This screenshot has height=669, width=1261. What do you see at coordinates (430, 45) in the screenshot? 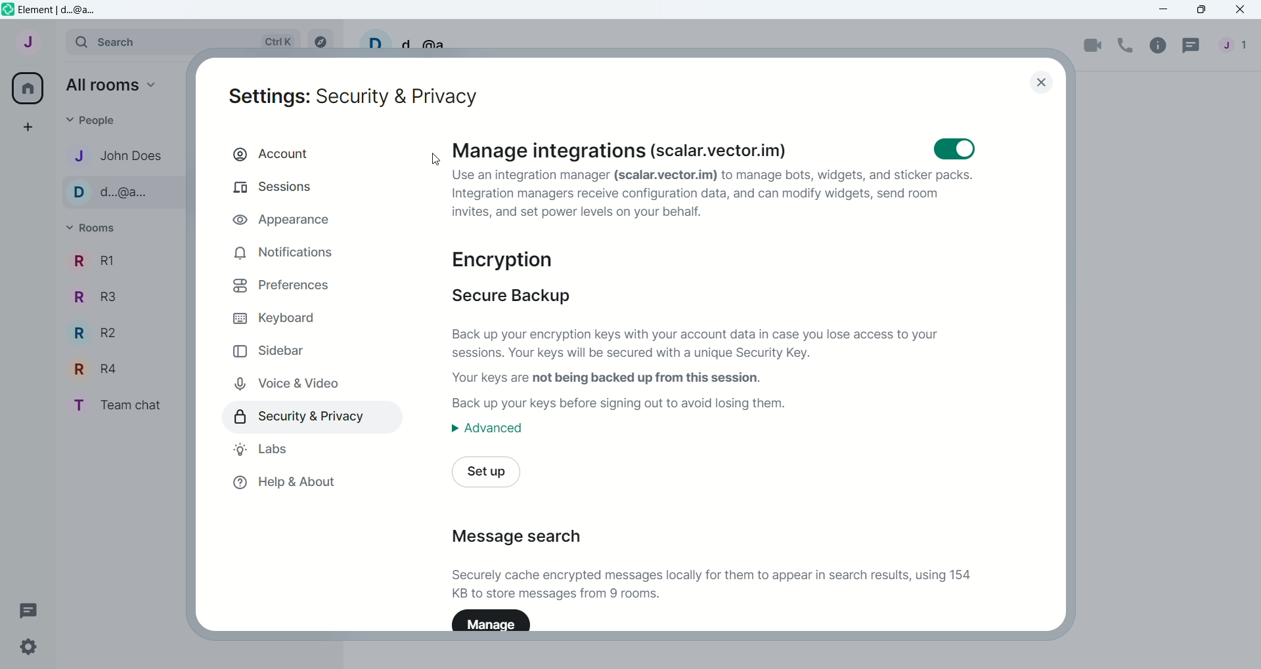
I see `d..@a...` at bounding box center [430, 45].